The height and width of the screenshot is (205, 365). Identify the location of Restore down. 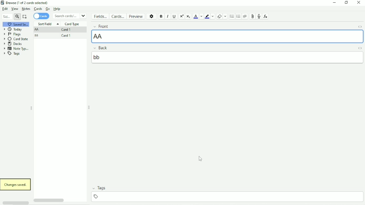
(347, 3).